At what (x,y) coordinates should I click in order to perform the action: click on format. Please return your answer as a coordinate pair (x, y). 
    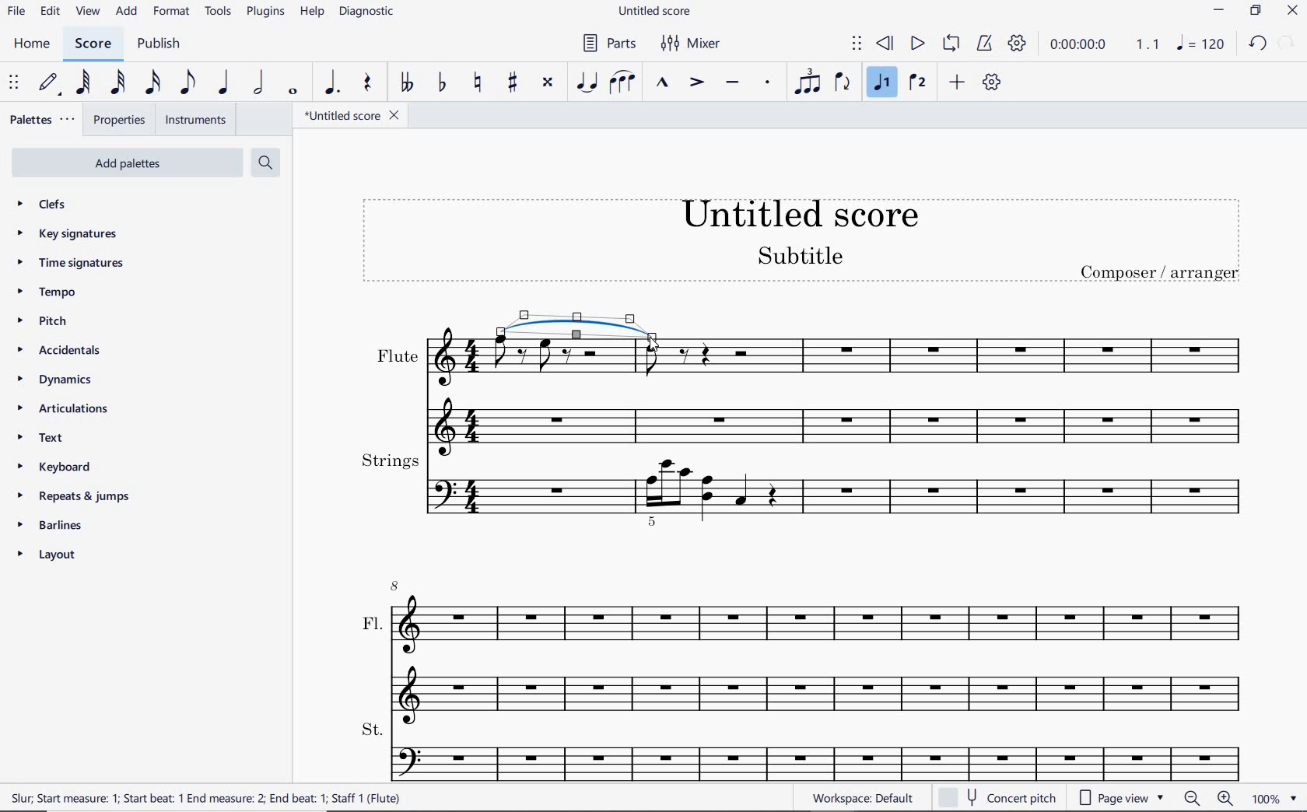
    Looking at the image, I should click on (170, 12).